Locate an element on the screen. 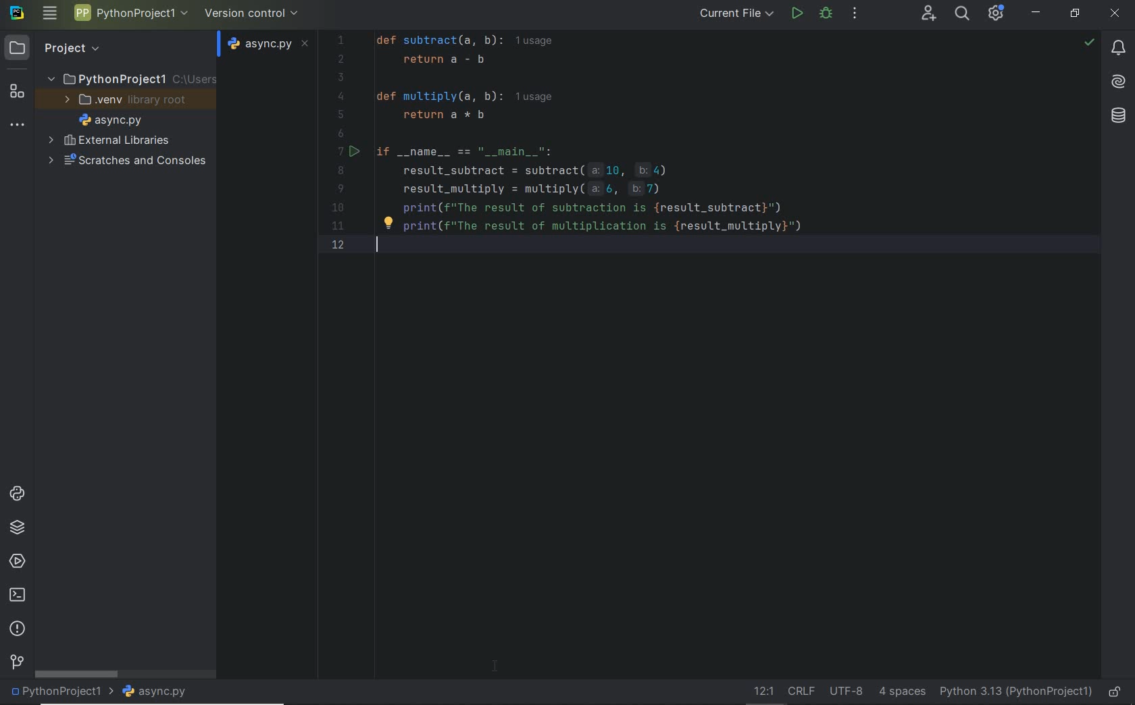  current file is located at coordinates (736, 14).